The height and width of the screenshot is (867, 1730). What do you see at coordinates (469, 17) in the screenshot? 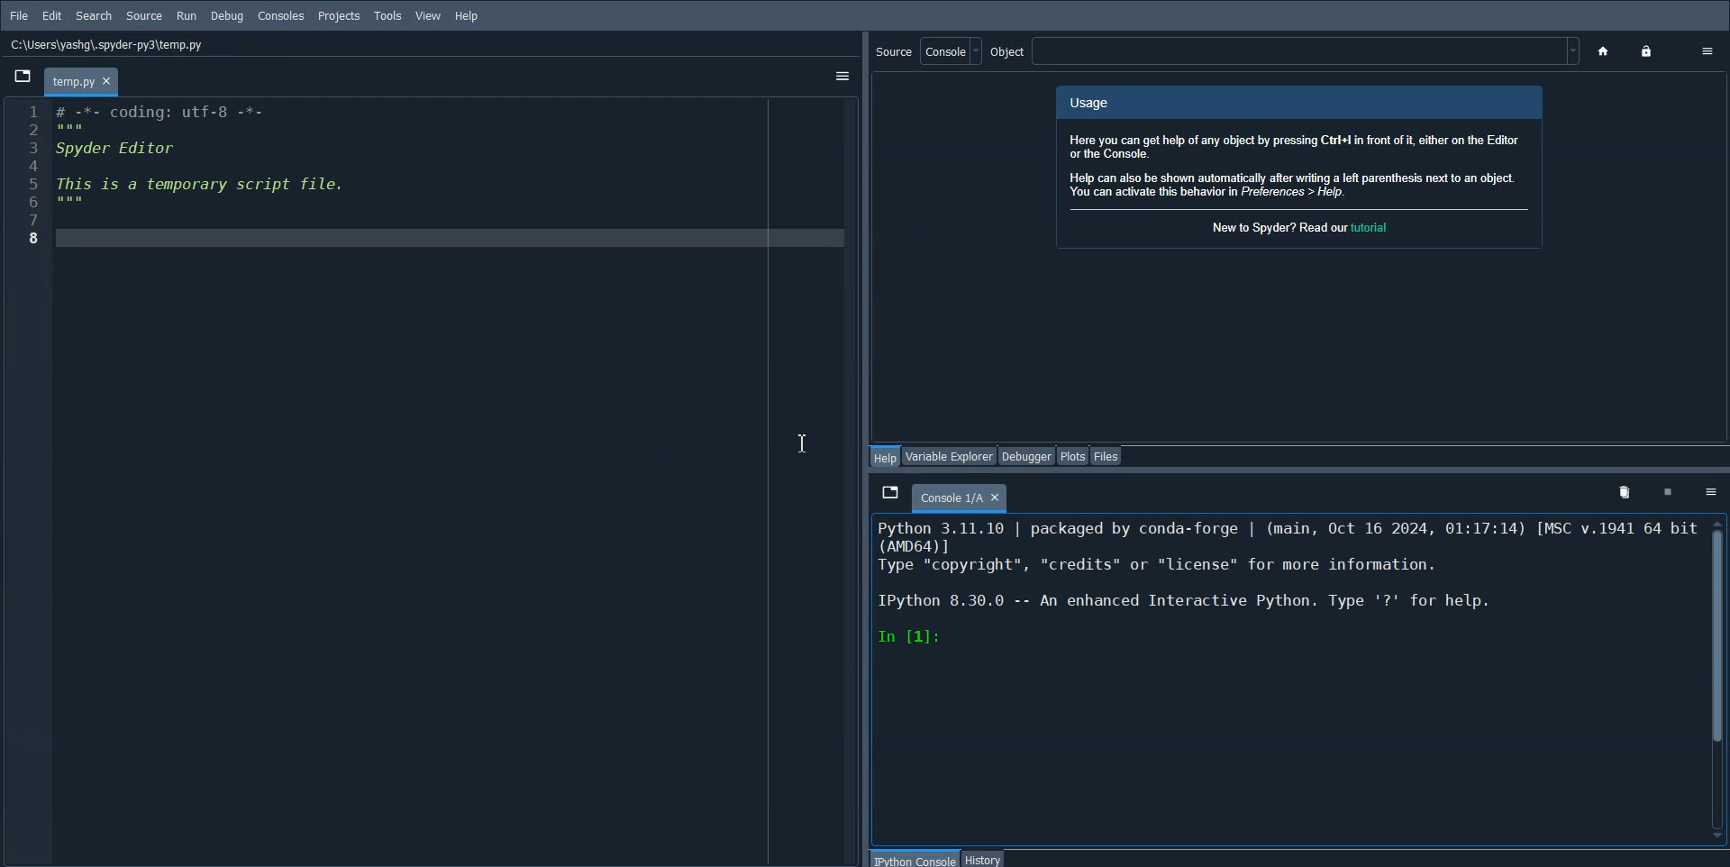
I see `Help` at bounding box center [469, 17].